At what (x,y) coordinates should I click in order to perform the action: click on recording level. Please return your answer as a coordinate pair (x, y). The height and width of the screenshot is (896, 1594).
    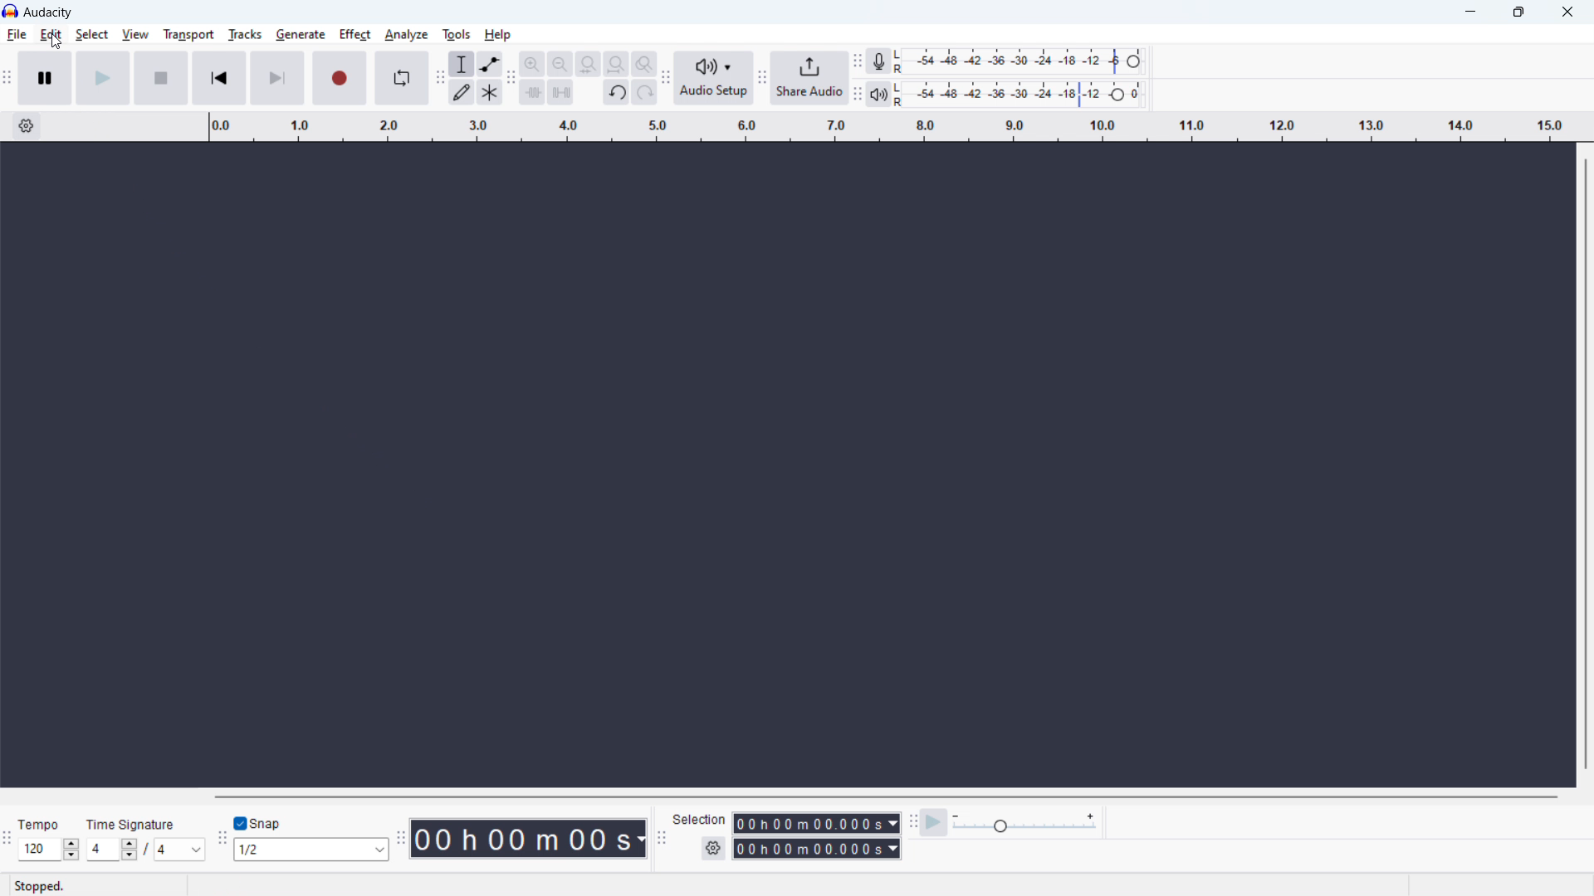
    Looking at the image, I should click on (1024, 61).